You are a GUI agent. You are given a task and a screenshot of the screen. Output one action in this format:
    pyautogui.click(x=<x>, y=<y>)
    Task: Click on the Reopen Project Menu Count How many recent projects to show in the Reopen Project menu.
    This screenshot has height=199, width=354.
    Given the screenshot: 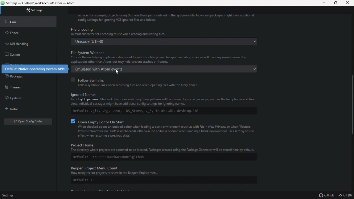 What is the action you would take?
    pyautogui.click(x=160, y=170)
    